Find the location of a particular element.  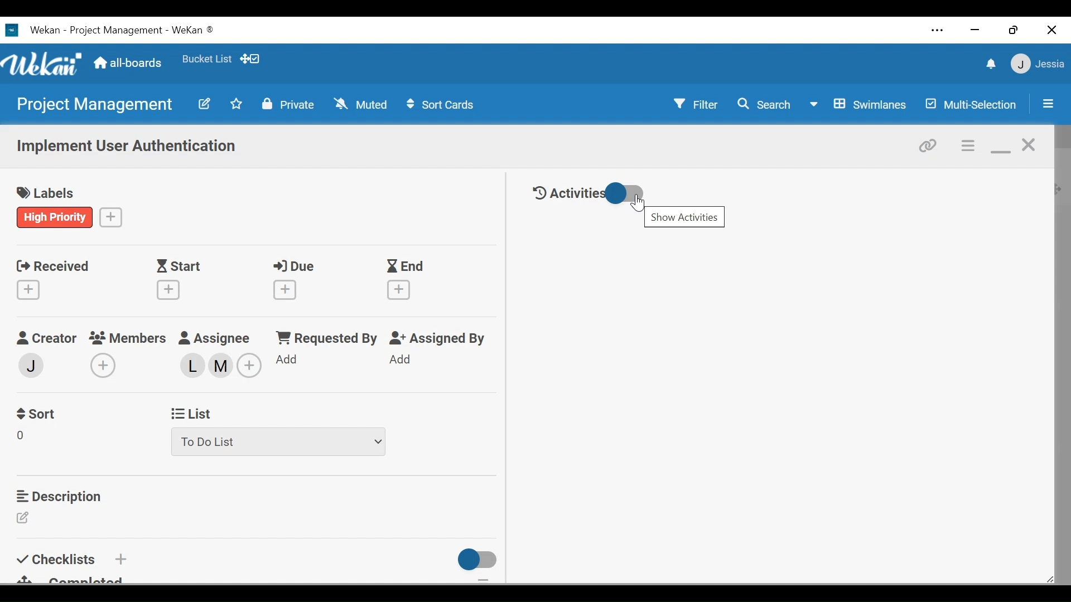

Show desktop drag handles is located at coordinates (252, 59).